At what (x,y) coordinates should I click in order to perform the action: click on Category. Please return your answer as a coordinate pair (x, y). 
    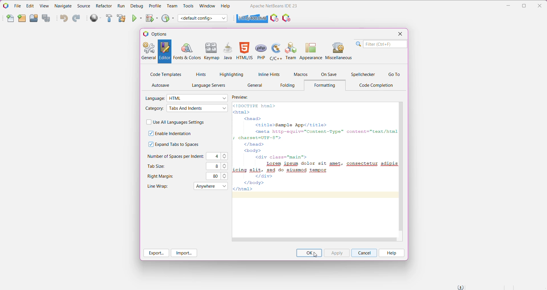
    Looking at the image, I should click on (154, 109).